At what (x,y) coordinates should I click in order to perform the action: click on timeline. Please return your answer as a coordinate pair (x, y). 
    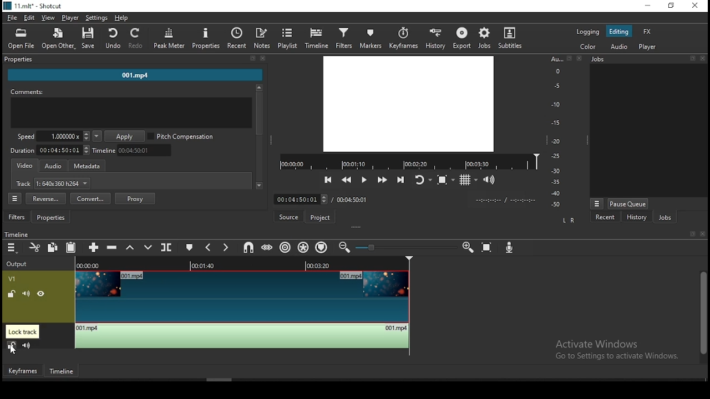
    Looking at the image, I should click on (317, 37).